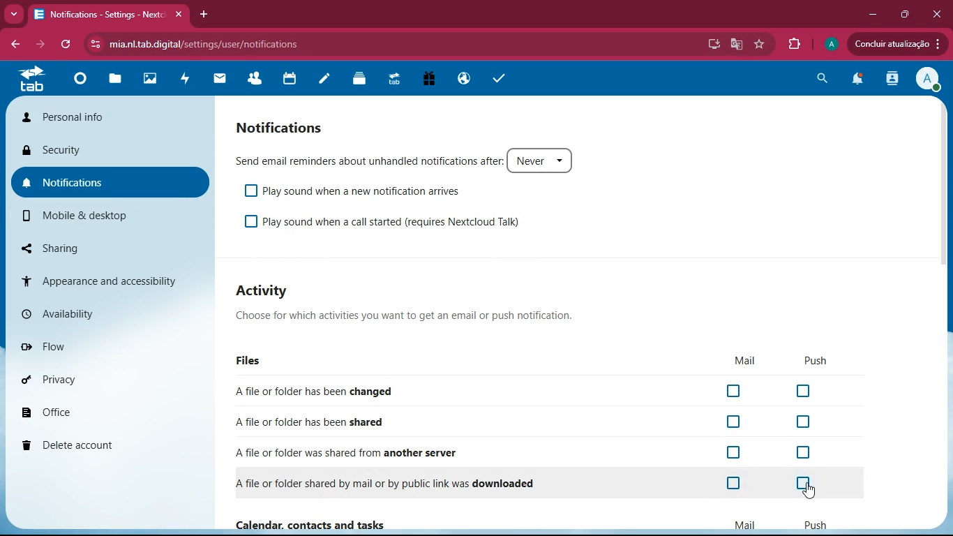 This screenshot has height=536, width=953. I want to click on tab, so click(391, 79).